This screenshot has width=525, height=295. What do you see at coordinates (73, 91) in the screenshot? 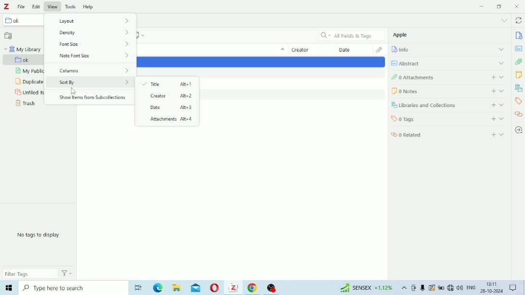
I see `Cursor` at bounding box center [73, 91].